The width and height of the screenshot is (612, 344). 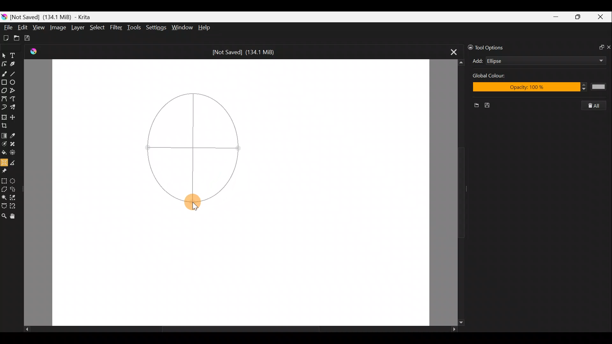 I want to click on Colorize mask tool, so click(x=4, y=144).